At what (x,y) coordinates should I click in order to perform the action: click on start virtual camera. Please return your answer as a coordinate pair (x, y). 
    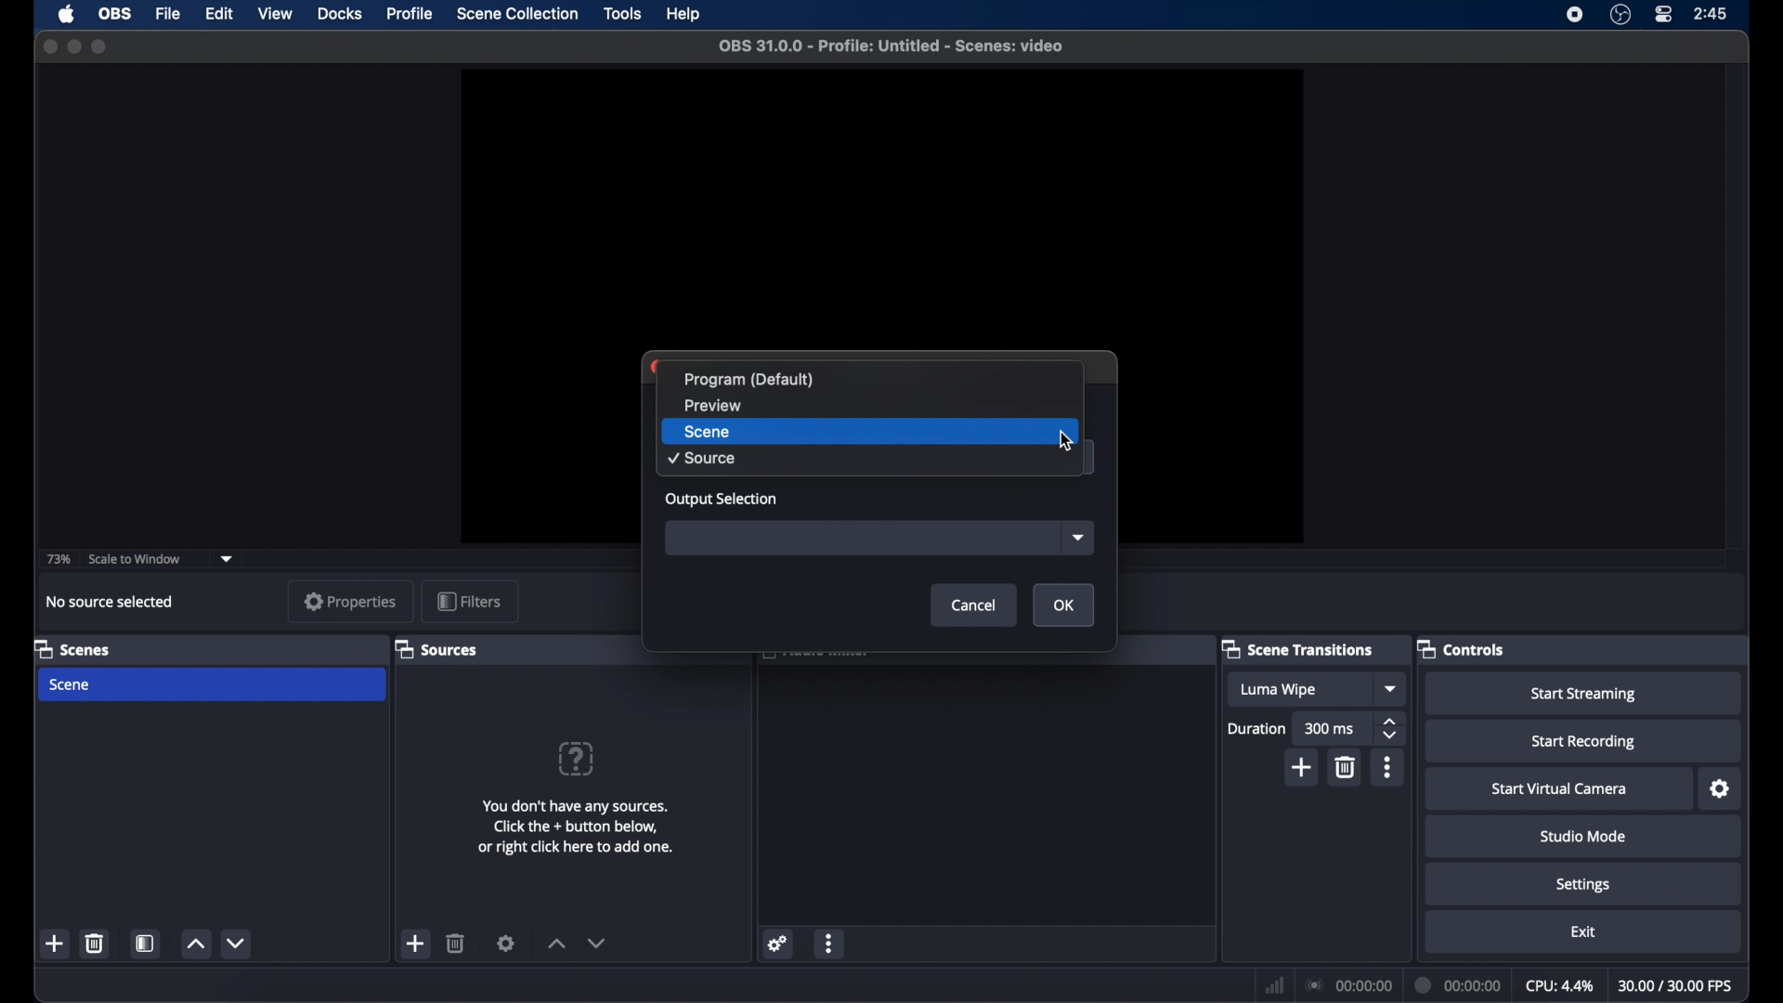
    Looking at the image, I should click on (1560, 789).